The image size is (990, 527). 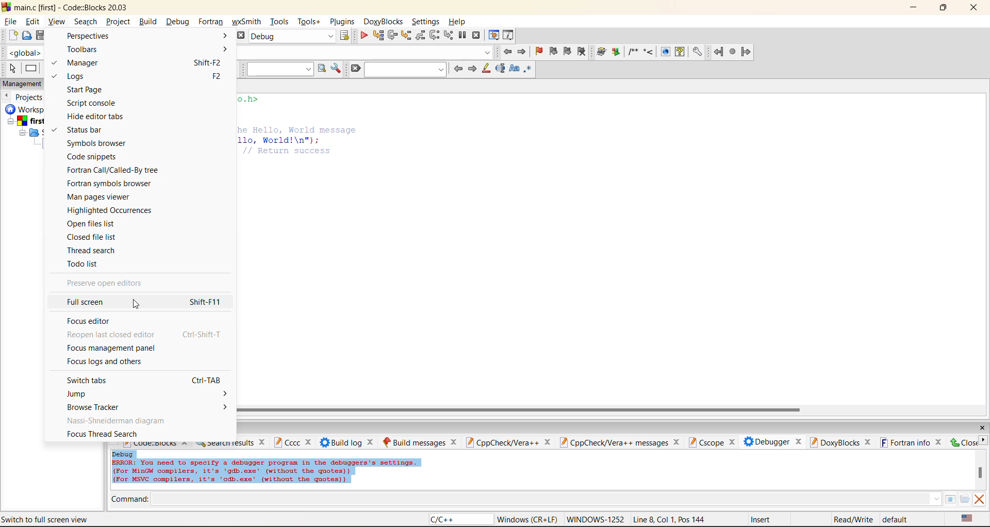 I want to click on previous, so click(x=459, y=68).